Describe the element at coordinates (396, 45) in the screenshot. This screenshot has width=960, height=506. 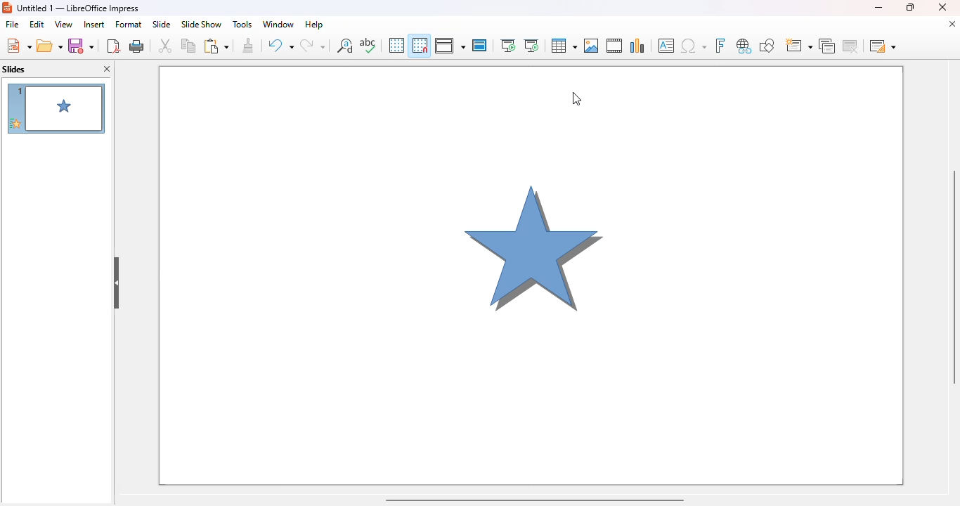
I see `display grid` at that location.